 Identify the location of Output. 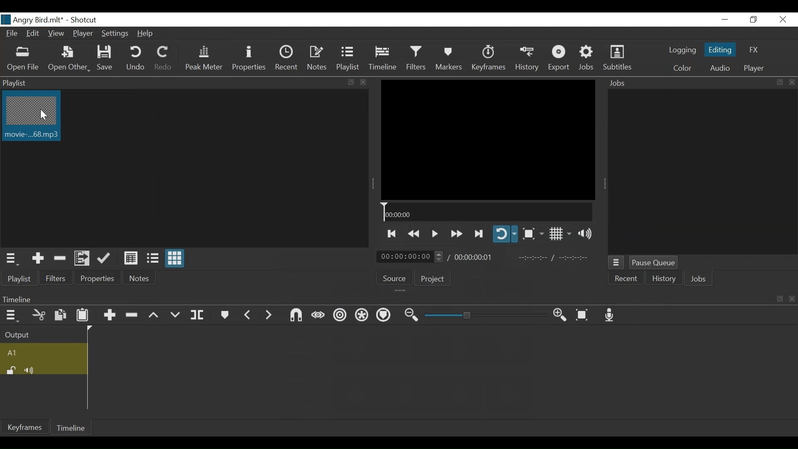
(40, 333).